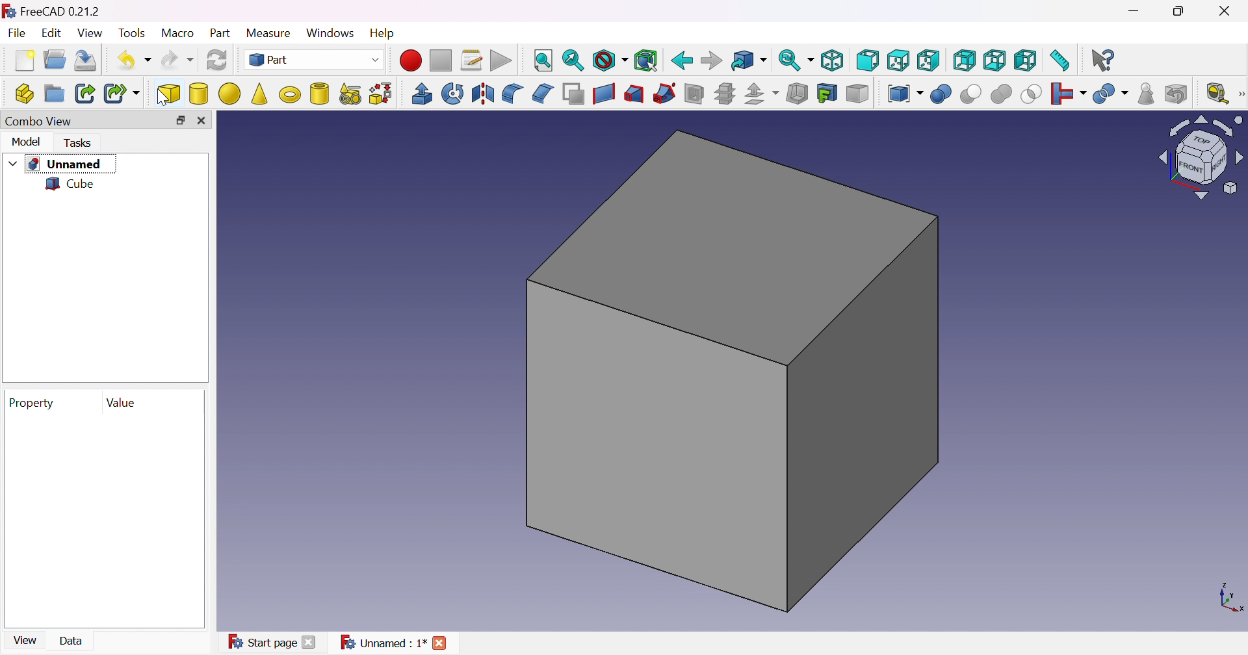 The height and width of the screenshot is (655, 1248). What do you see at coordinates (29, 402) in the screenshot?
I see `Property` at bounding box center [29, 402].